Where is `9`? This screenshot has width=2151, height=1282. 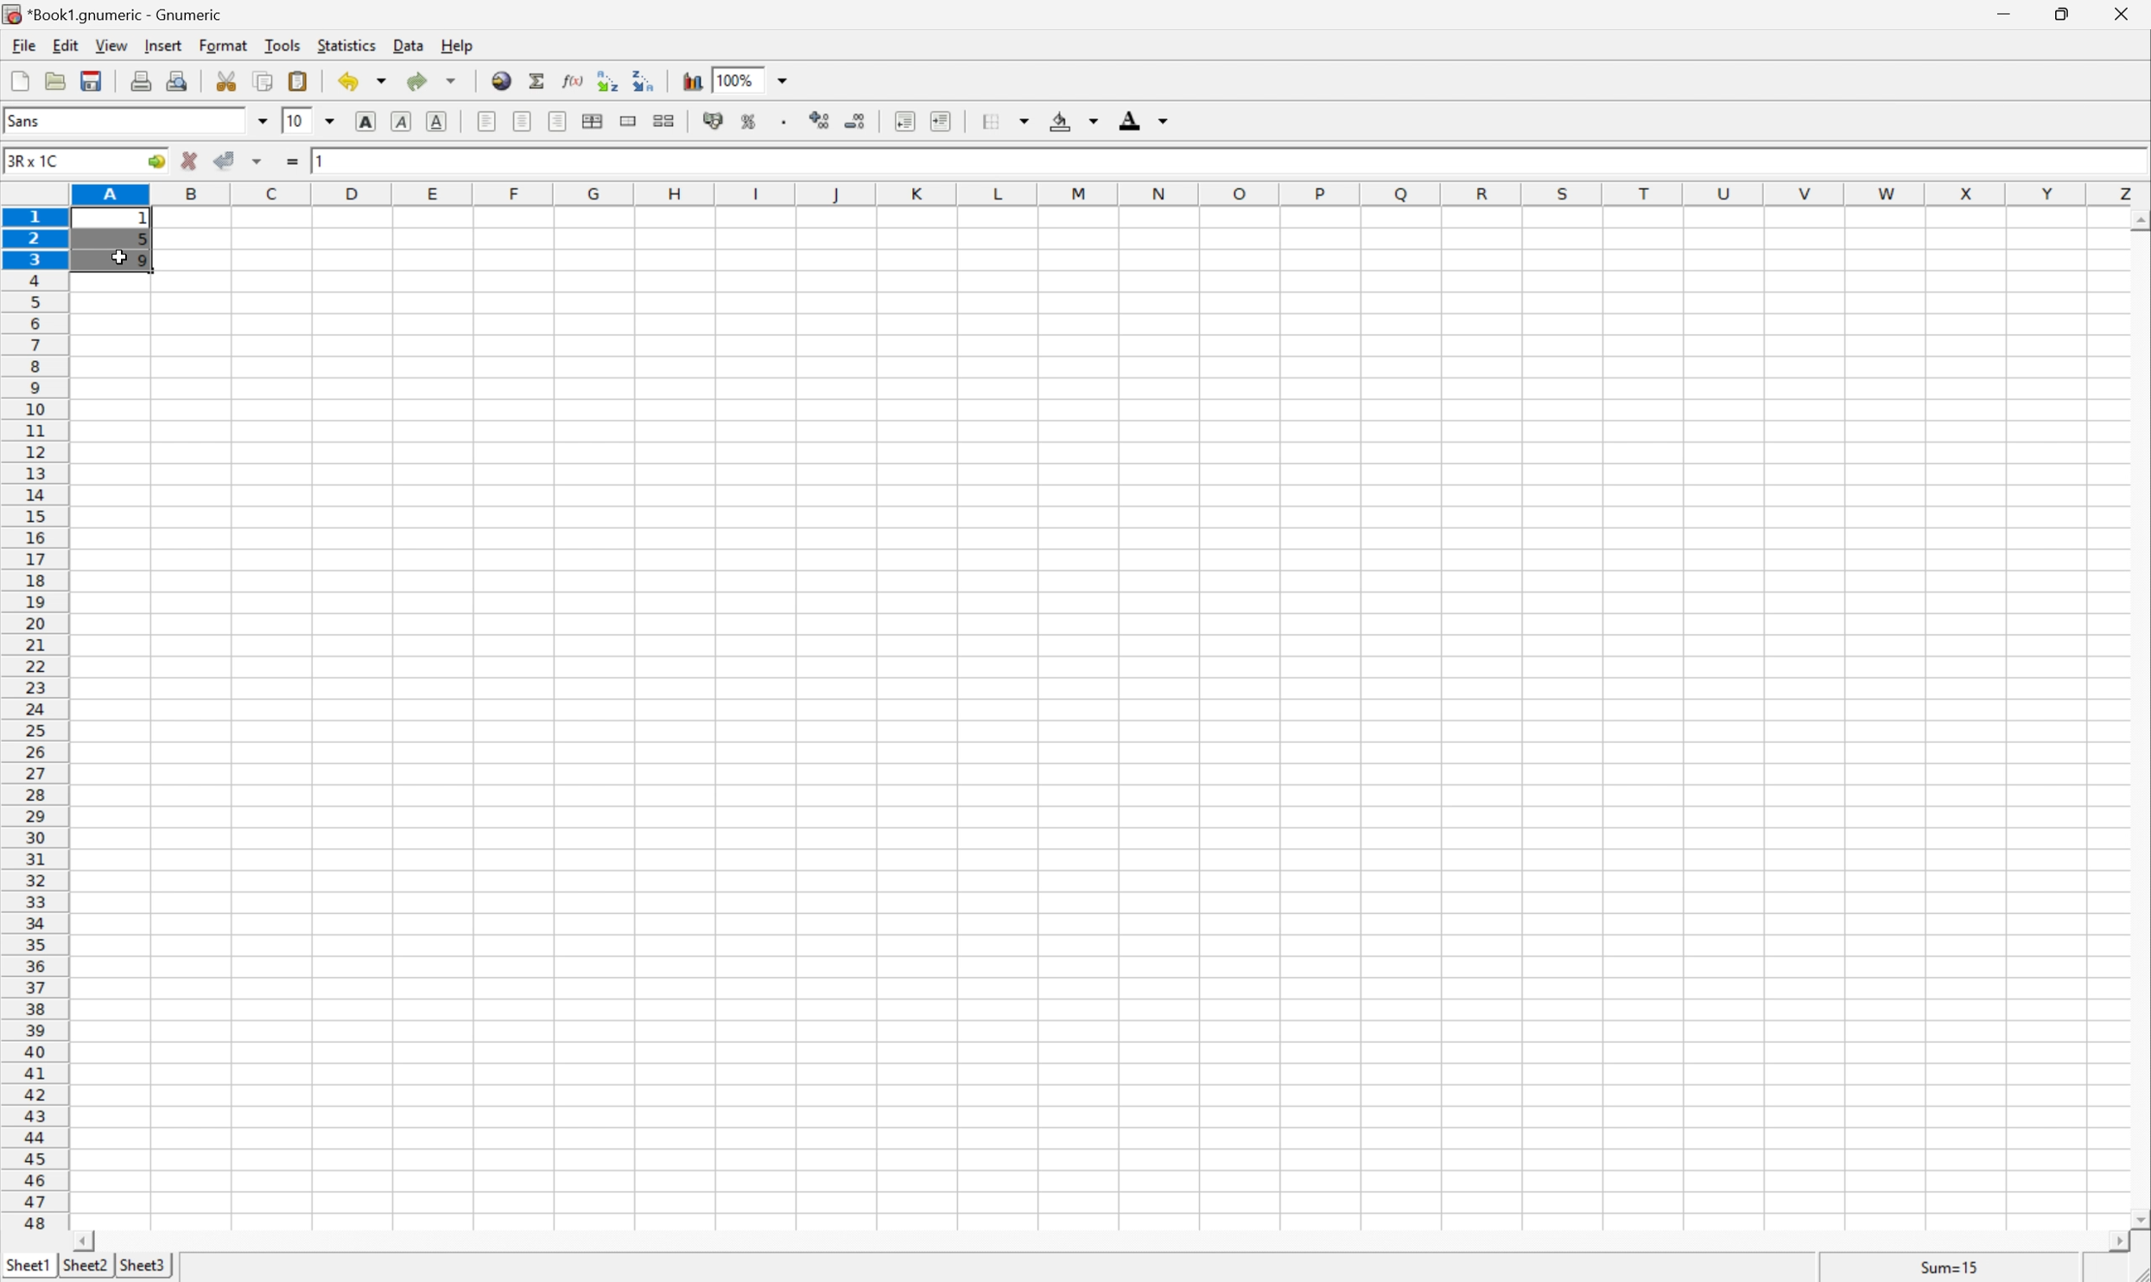
9 is located at coordinates (144, 262).